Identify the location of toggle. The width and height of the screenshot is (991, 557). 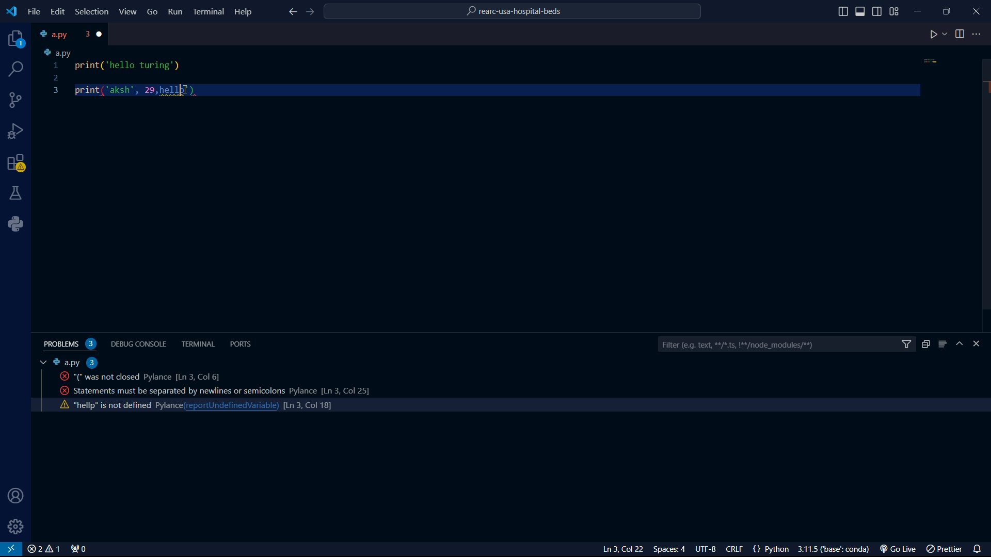
(960, 34).